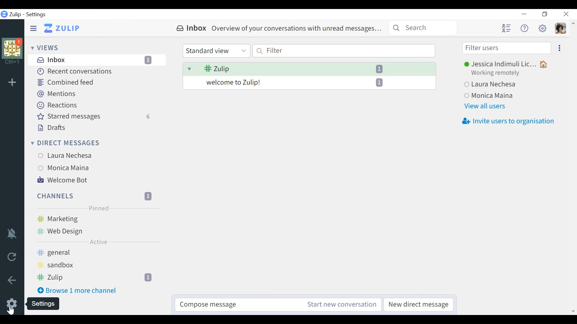  Describe the element at coordinates (98, 232) in the screenshot. I see `#Channel` at that location.